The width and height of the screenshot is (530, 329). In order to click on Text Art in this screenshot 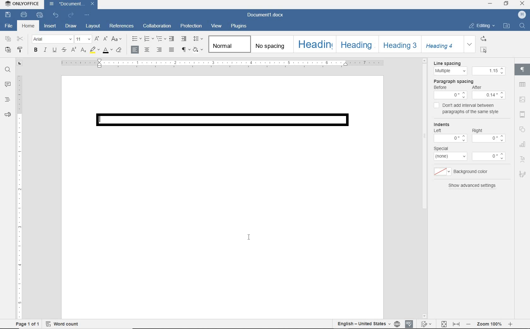, I will do `click(523, 159)`.